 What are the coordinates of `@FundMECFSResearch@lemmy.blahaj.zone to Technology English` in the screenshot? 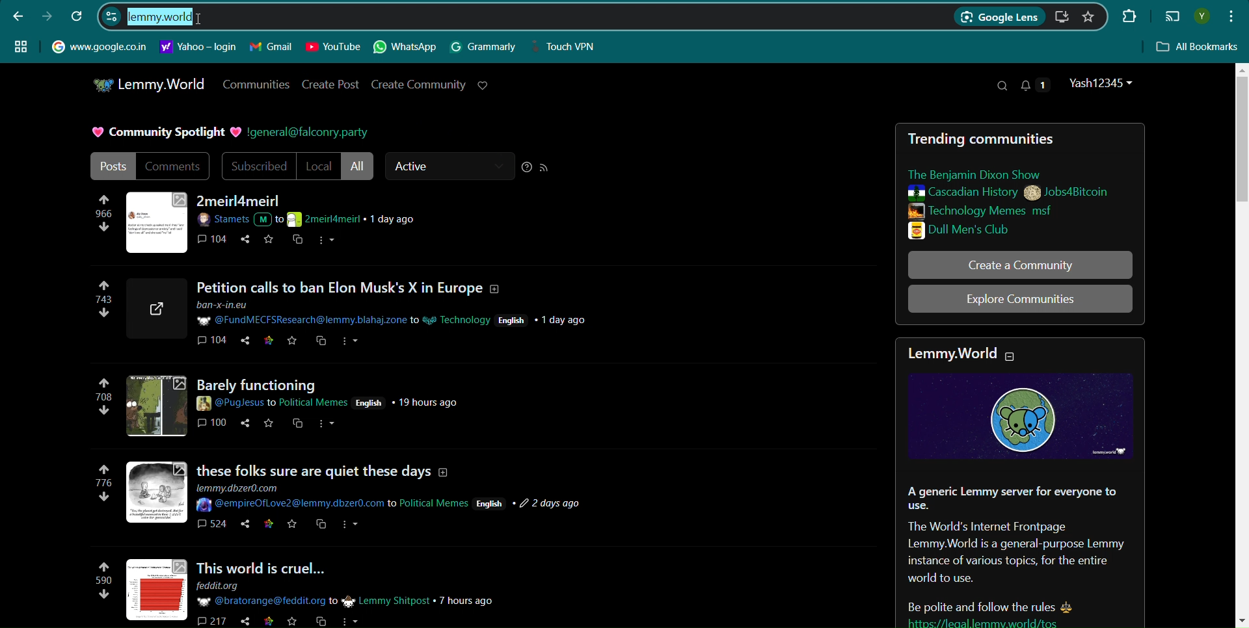 It's located at (394, 314).